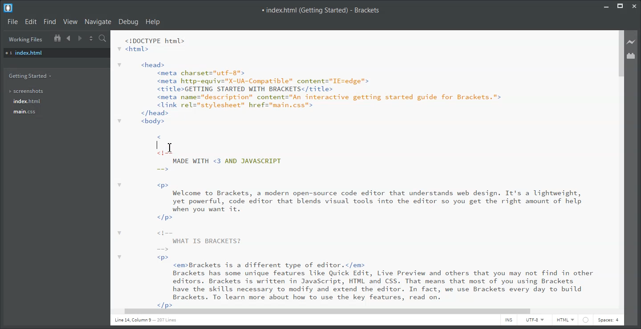 Image resolution: width=641 pixels, height=329 pixels. I want to click on Text, so click(146, 320).